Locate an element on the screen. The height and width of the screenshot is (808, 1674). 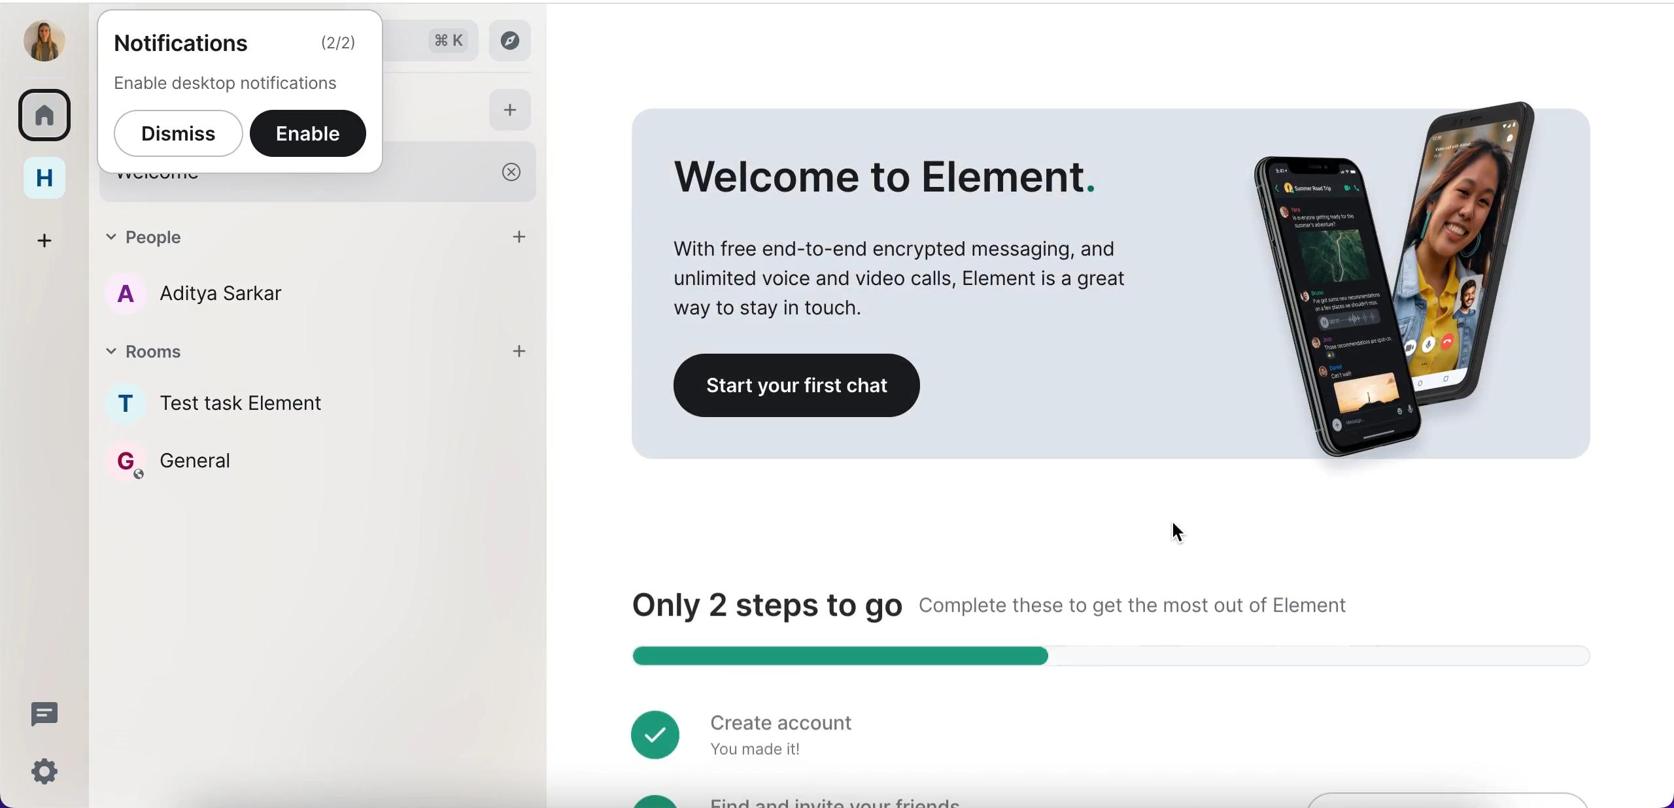
create a space is located at coordinates (51, 235).